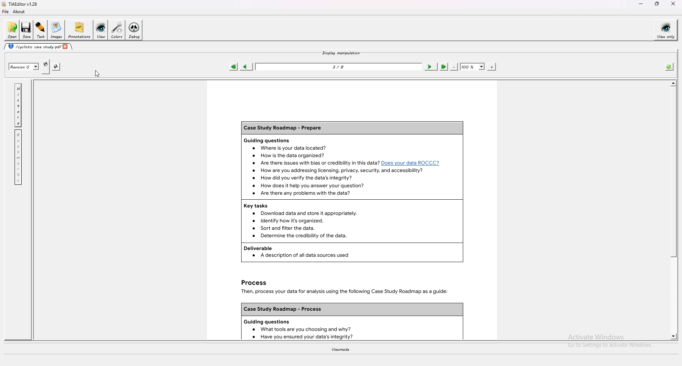 This screenshot has height=366, width=682. I want to click on scroll up, so click(673, 83).